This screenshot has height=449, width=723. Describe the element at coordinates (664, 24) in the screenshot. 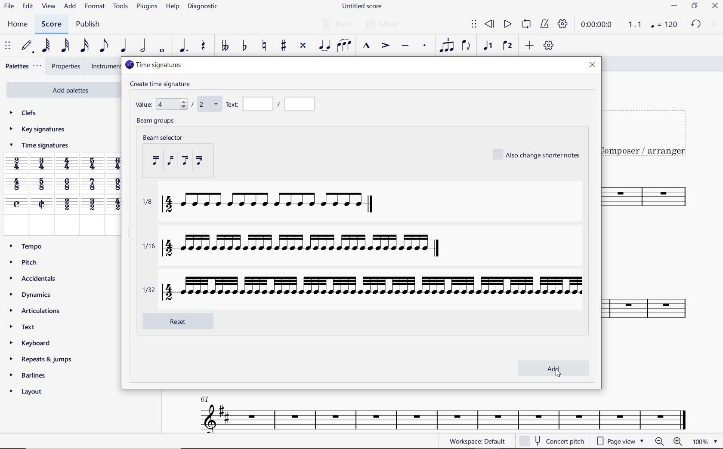

I see `NOTE` at that location.